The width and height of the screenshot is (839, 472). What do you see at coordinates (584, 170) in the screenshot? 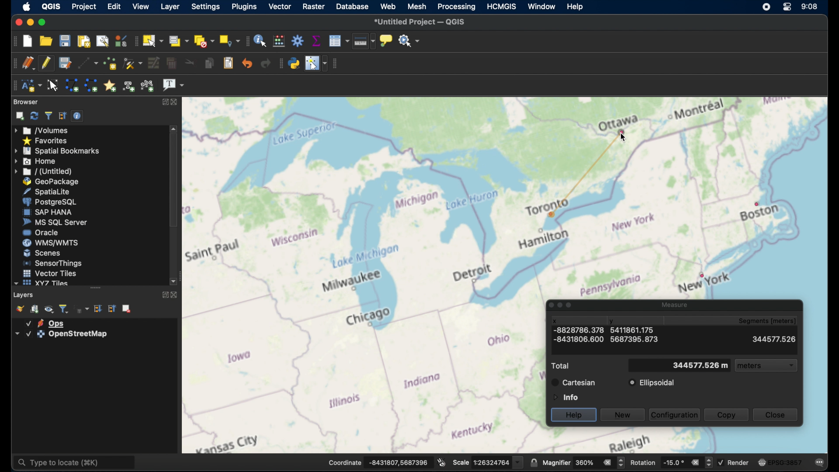
I see `distance` at bounding box center [584, 170].